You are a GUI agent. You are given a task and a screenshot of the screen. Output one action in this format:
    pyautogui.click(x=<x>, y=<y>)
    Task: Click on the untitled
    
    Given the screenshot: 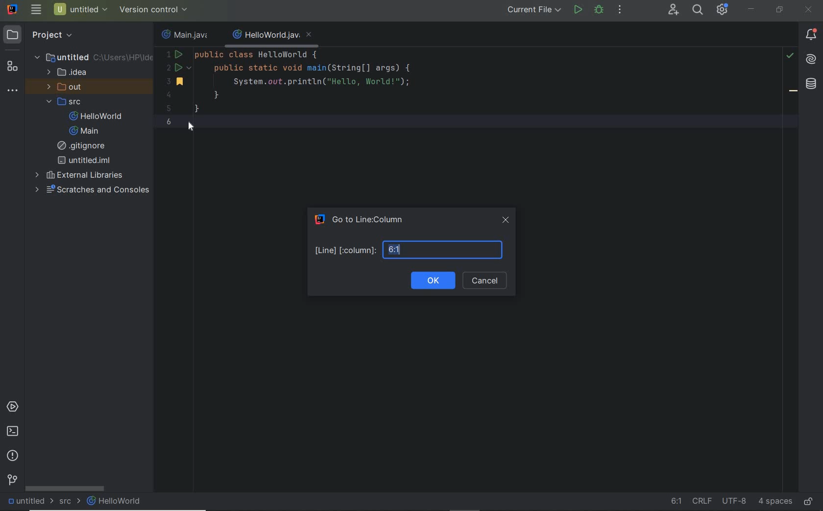 What is the action you would take?
    pyautogui.click(x=84, y=161)
    